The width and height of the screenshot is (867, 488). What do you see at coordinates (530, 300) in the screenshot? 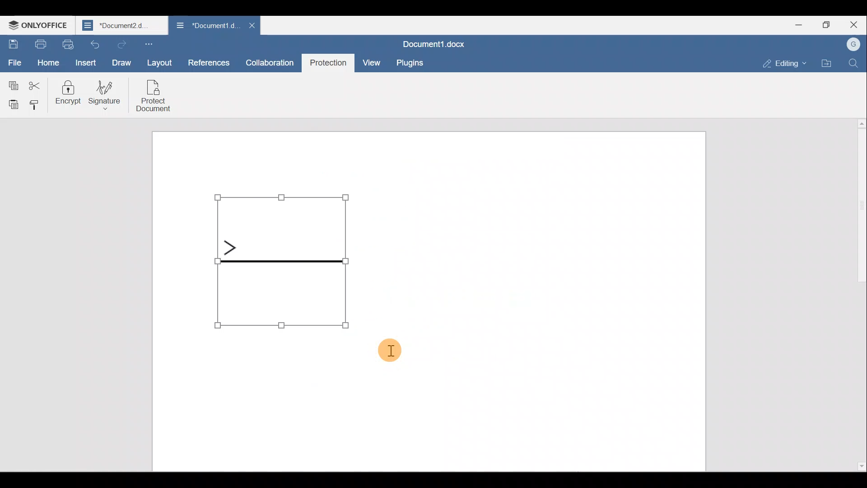
I see `Working area` at bounding box center [530, 300].